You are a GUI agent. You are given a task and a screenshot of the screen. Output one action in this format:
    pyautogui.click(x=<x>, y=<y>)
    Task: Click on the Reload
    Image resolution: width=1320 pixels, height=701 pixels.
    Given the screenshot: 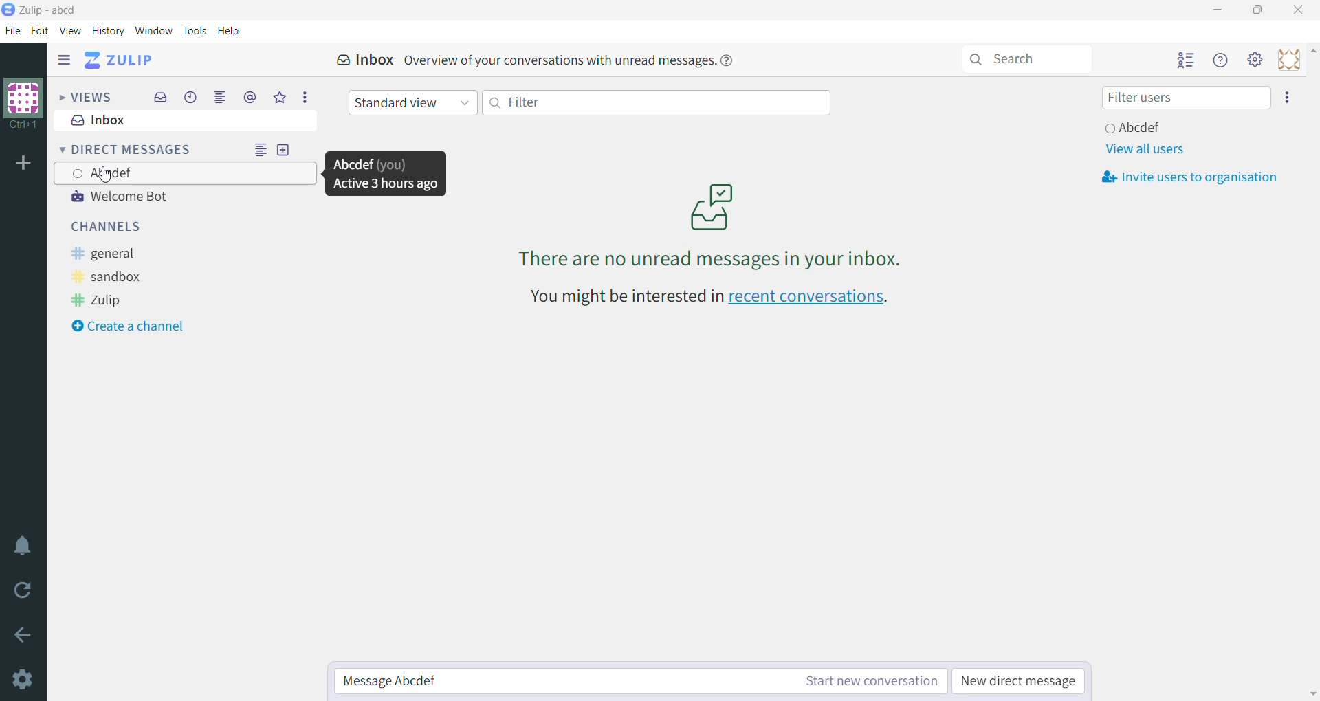 What is the action you would take?
    pyautogui.click(x=24, y=591)
    